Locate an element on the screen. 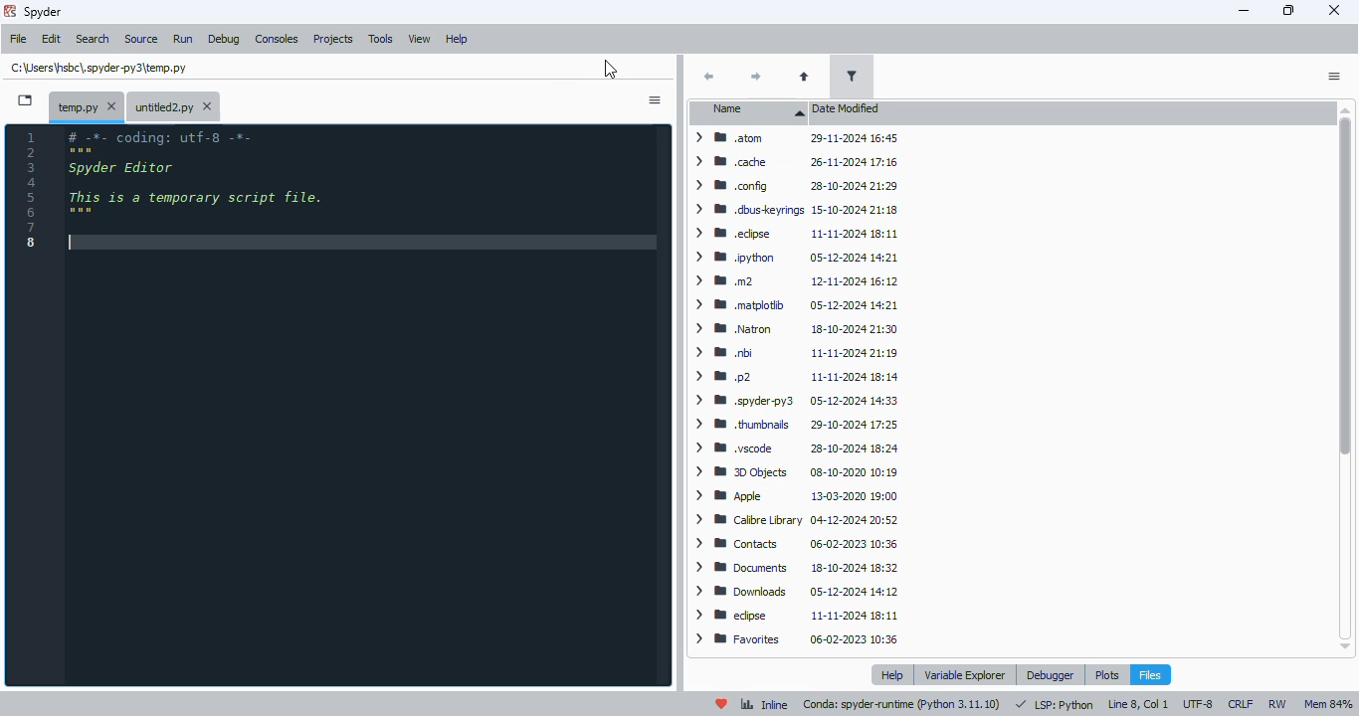 The height and width of the screenshot is (716, 1359). debugger is located at coordinates (1049, 674).